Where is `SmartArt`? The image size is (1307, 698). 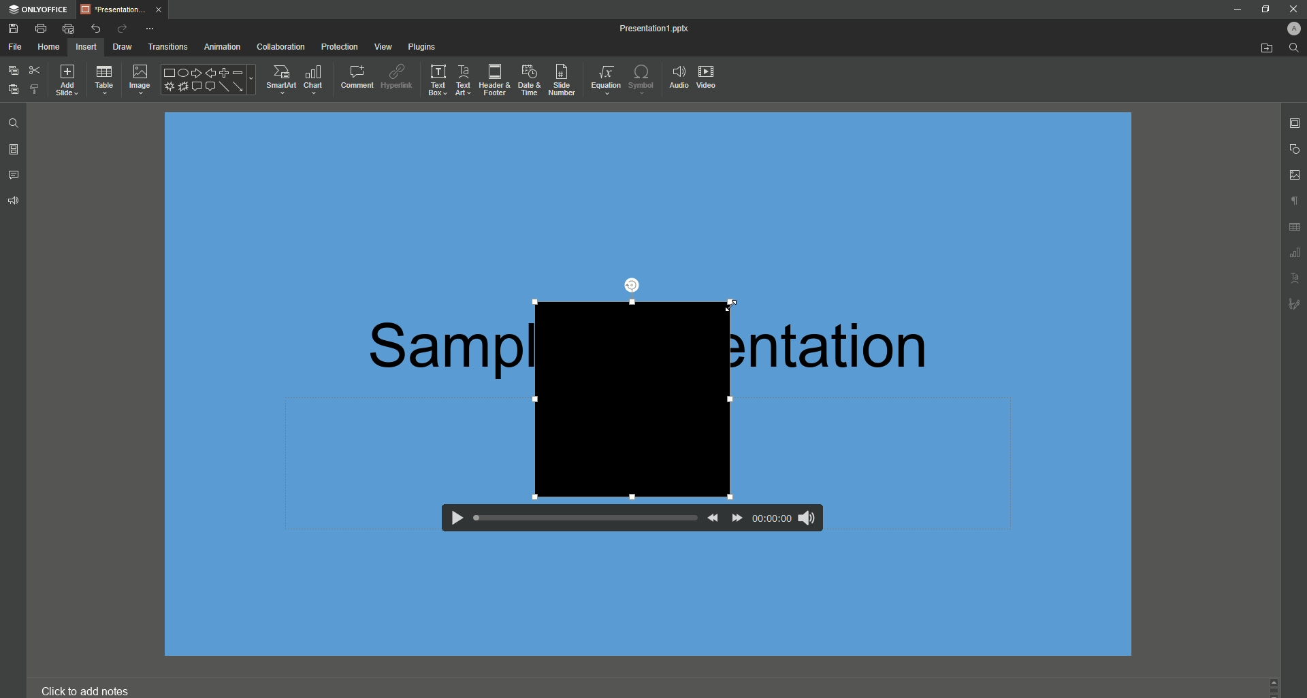 SmartArt is located at coordinates (280, 79).